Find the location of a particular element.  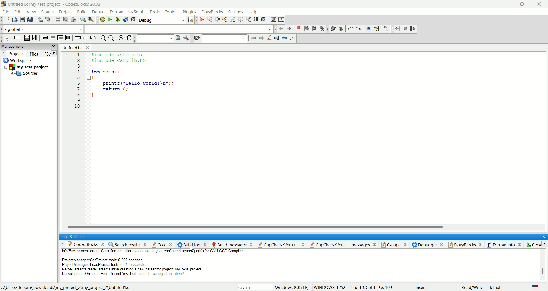

text is located at coordinates (154, 264).